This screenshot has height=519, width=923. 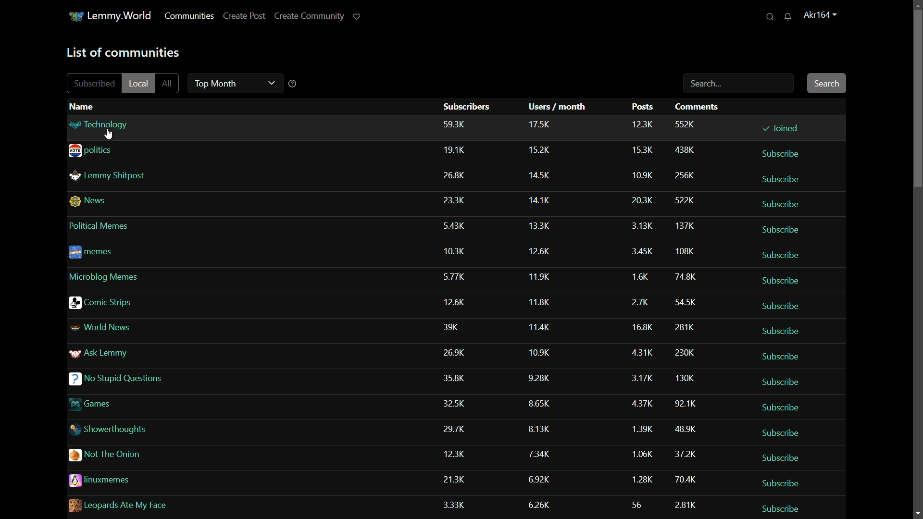 I want to click on posts, so click(x=643, y=317).